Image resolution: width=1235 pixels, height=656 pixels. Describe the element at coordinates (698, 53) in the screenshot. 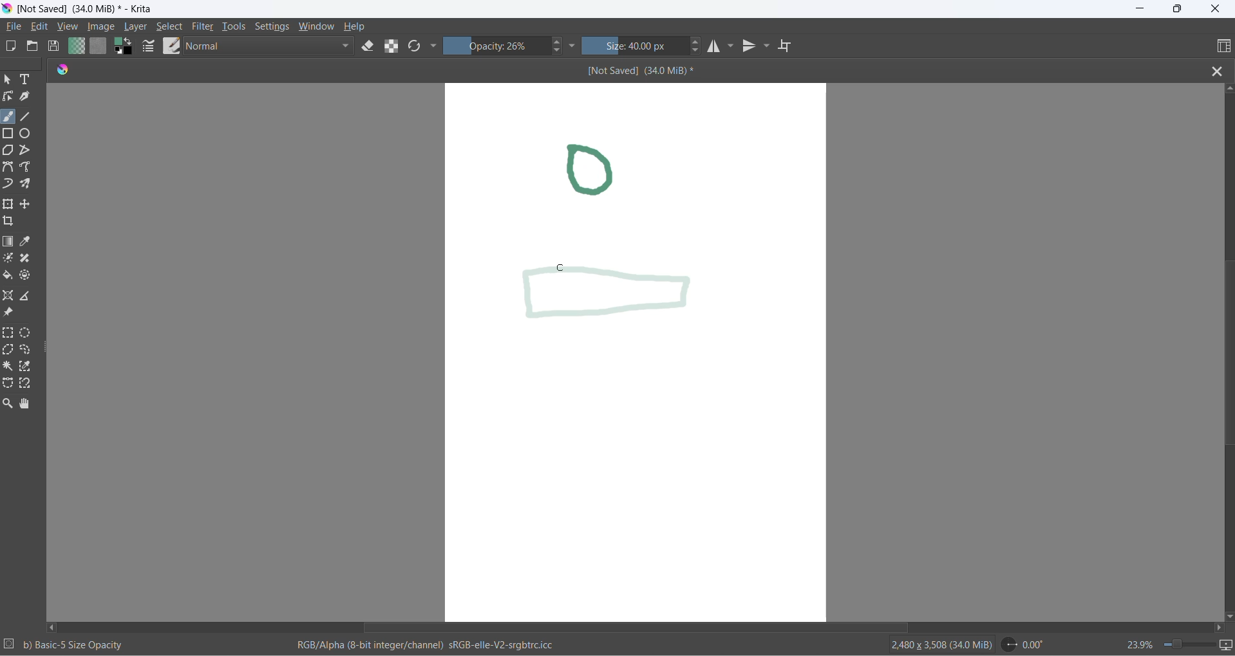

I see `size decrease button` at that location.